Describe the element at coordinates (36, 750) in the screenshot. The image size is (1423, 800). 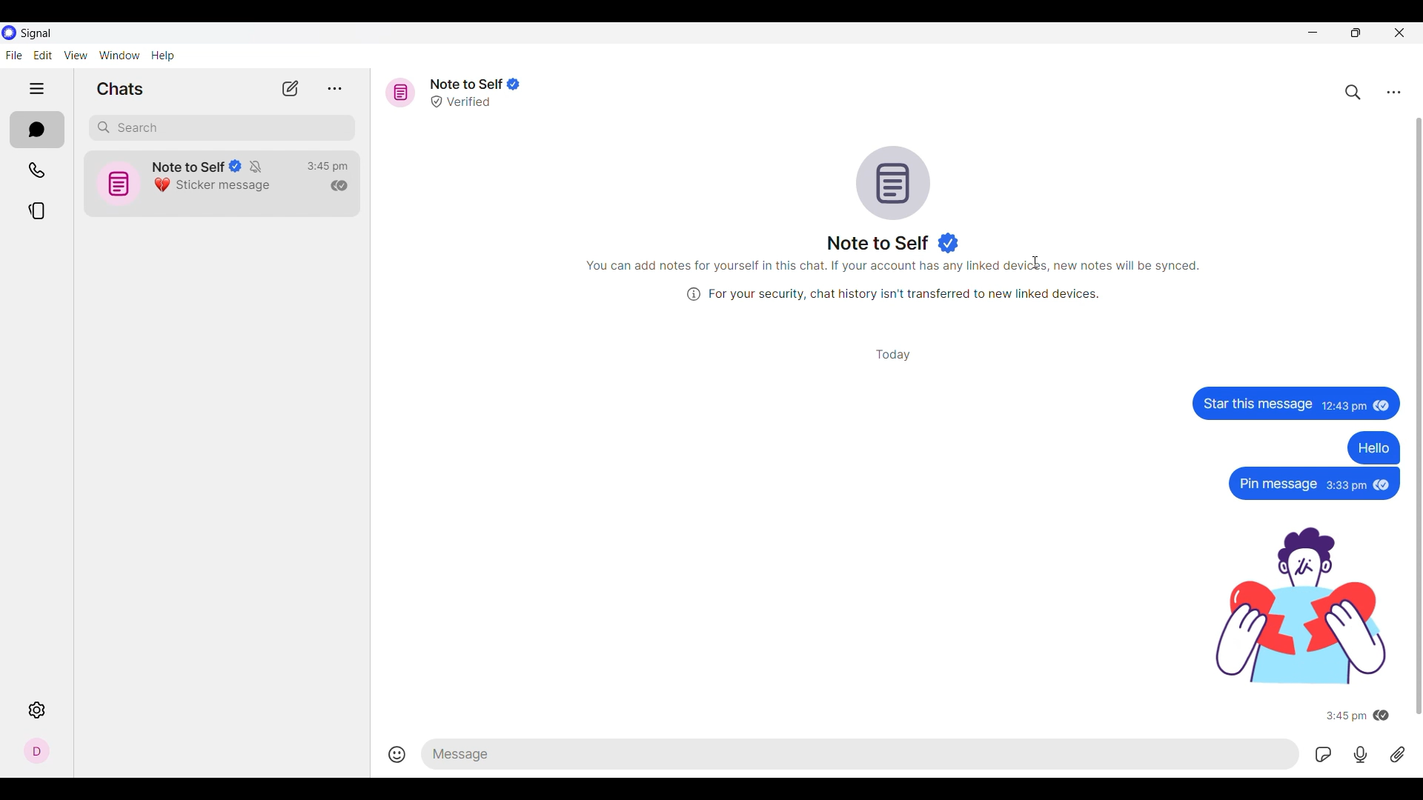
I see `Profile` at that location.